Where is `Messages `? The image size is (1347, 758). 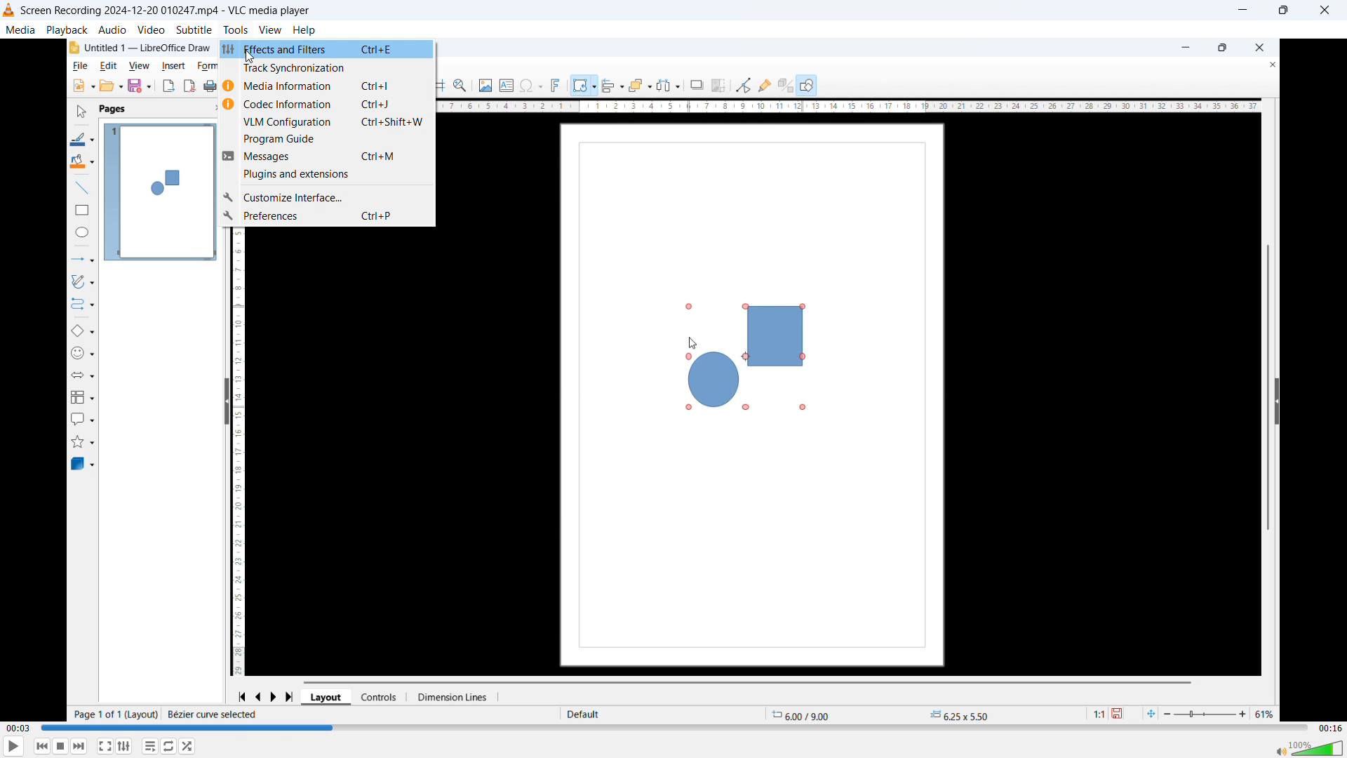
Messages  is located at coordinates (326, 157).